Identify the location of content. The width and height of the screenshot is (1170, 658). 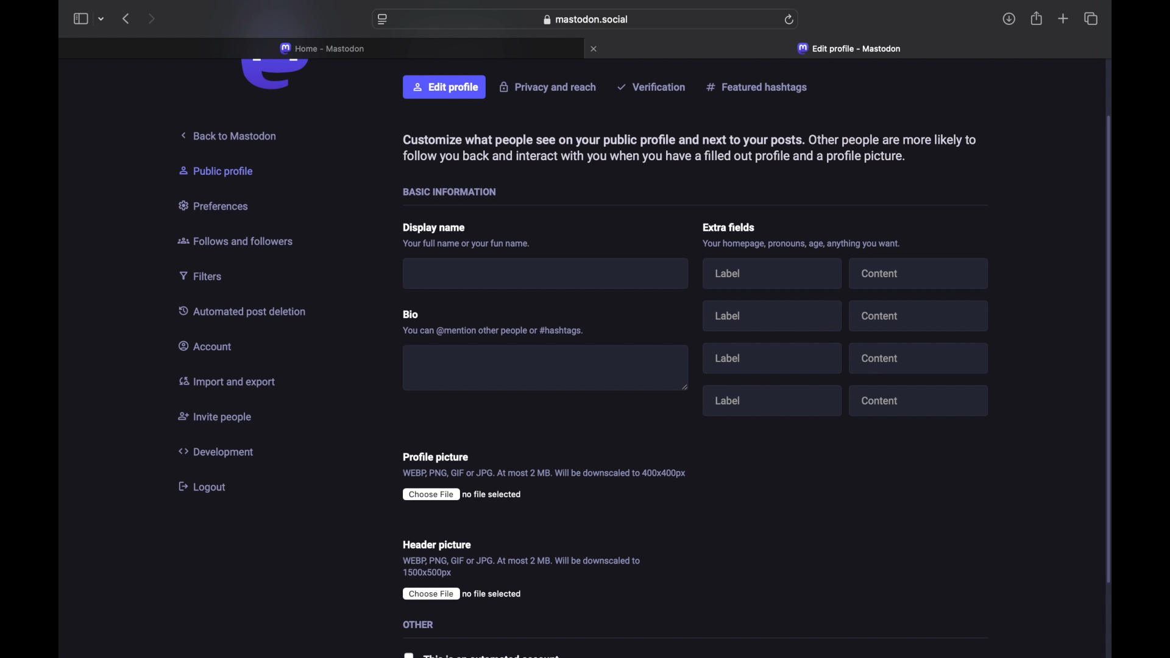
(920, 401).